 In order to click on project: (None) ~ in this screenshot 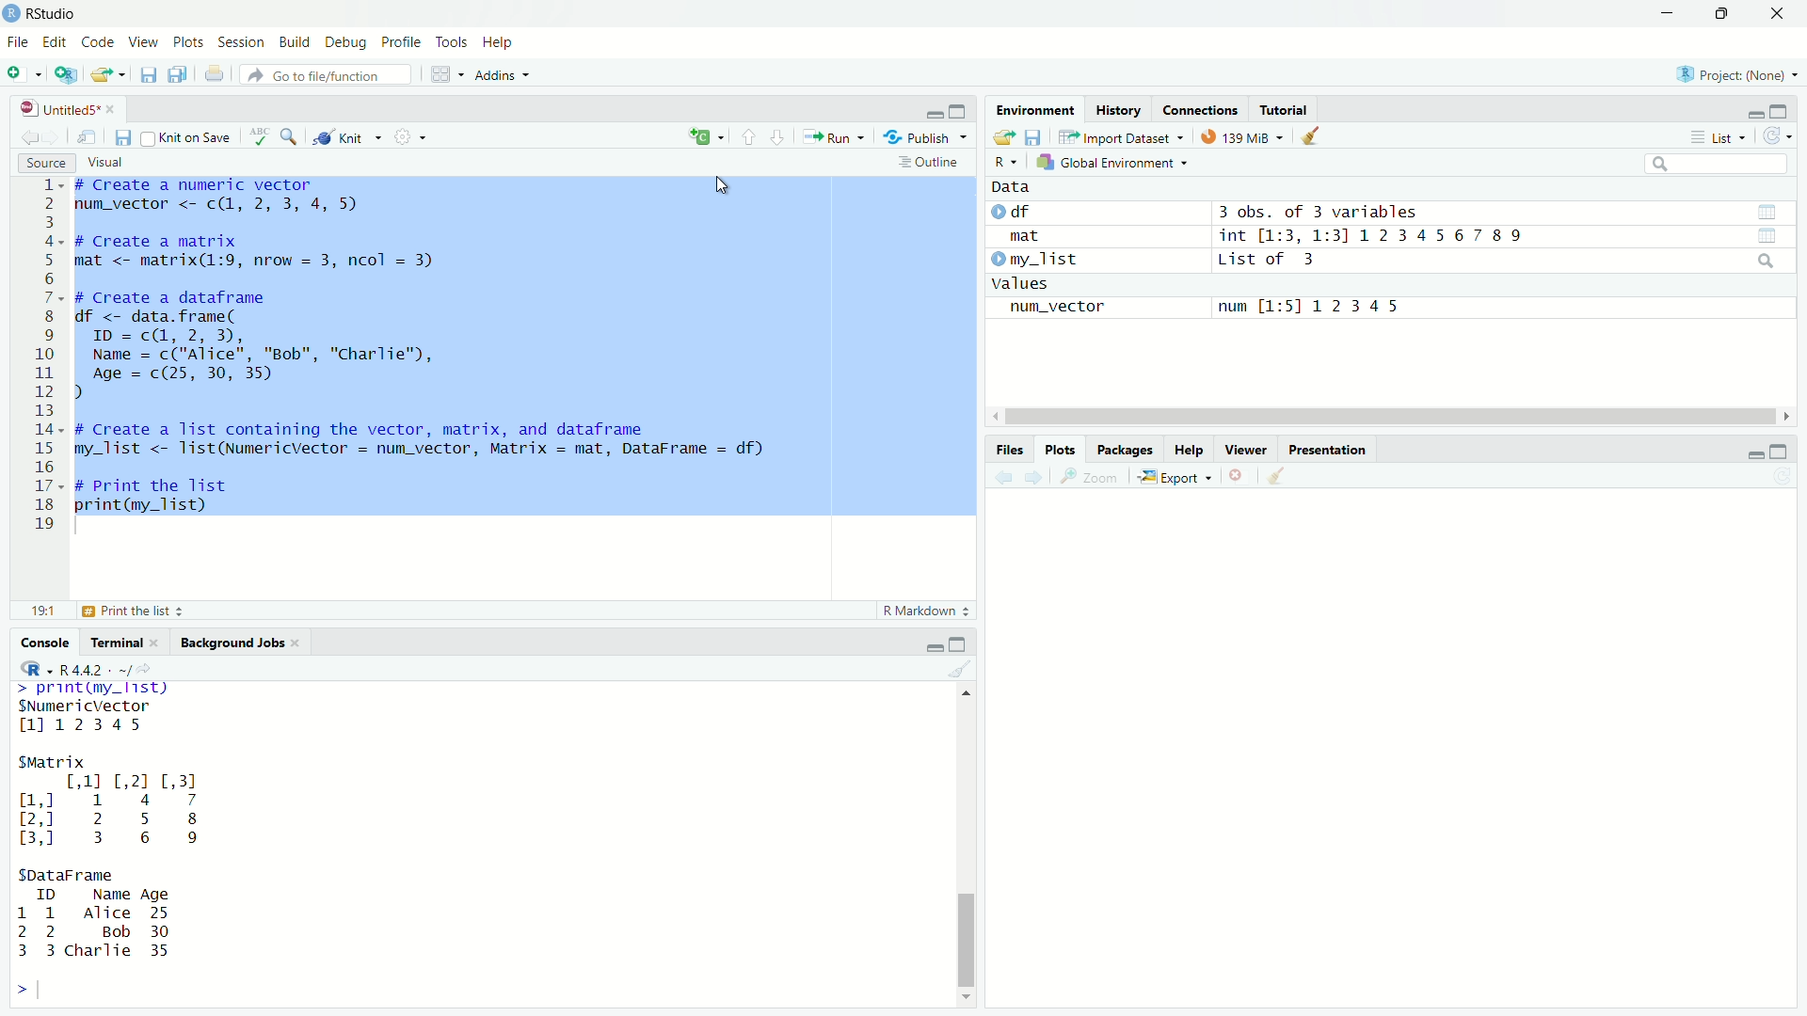, I will do `click(1735, 74)`.